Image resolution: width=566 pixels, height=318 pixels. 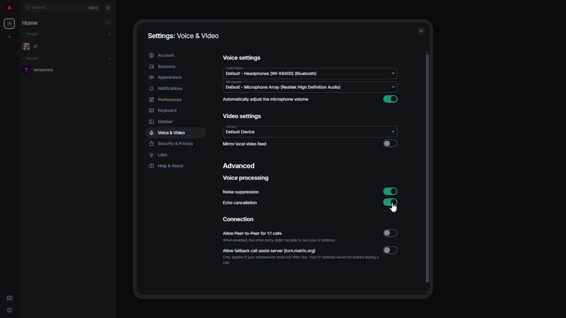 I want to click on home, so click(x=10, y=24).